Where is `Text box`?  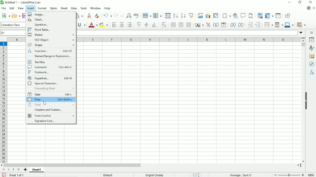 Text box is located at coordinates (37, 62).